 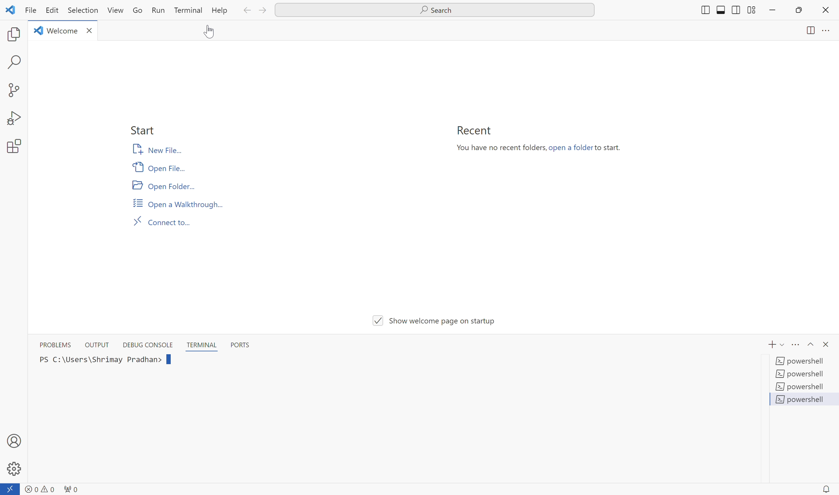 I want to click on more options, so click(x=796, y=345).